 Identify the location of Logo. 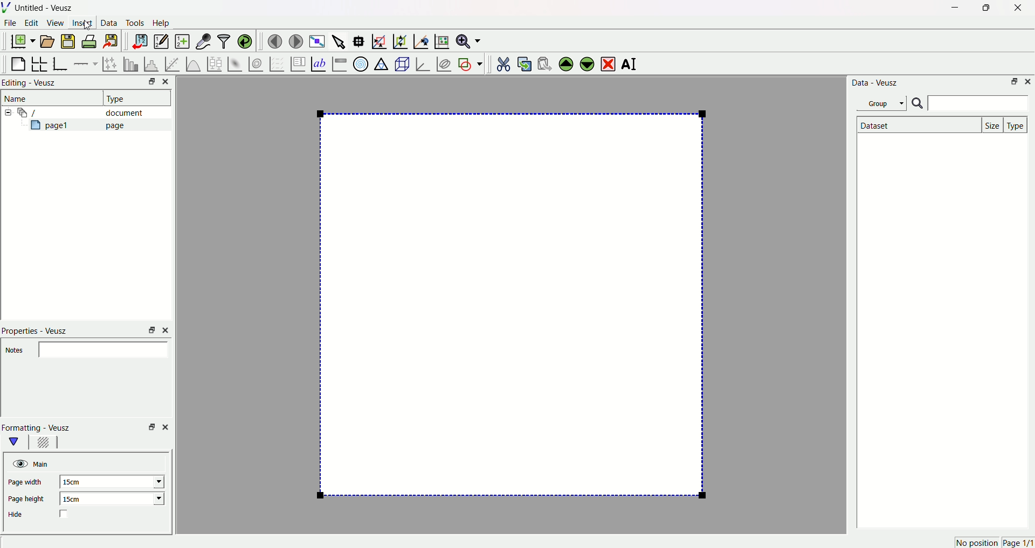
(8, 8).